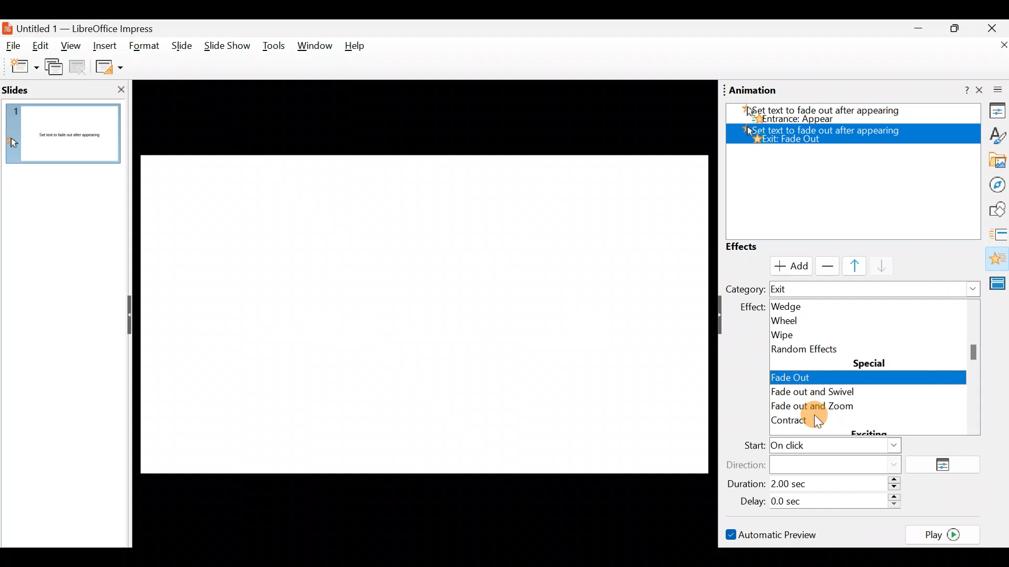  I want to click on Wheel, so click(807, 320).